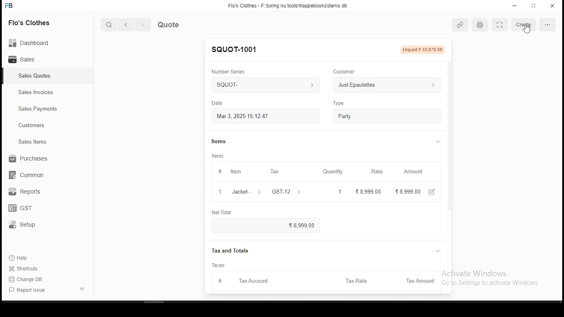 The image size is (564, 317). I want to click on date, so click(218, 102).